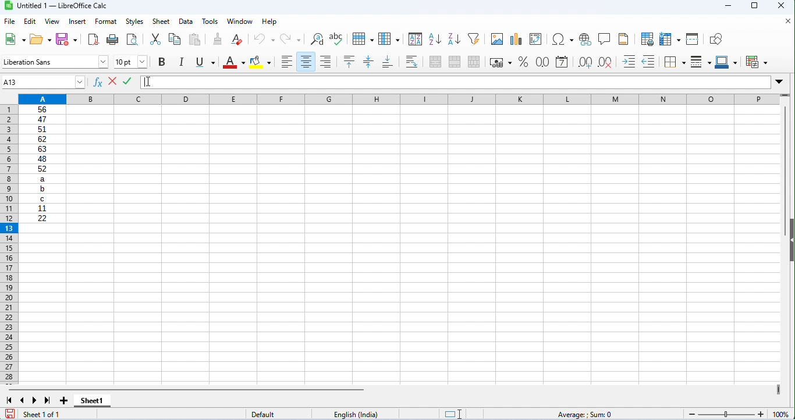  Describe the element at coordinates (515, 40) in the screenshot. I see `insert chart` at that location.